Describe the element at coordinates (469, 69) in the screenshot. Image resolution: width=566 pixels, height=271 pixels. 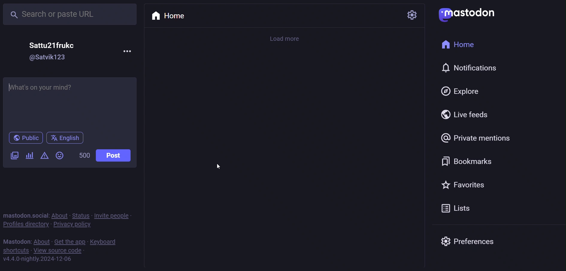
I see `notification` at that location.